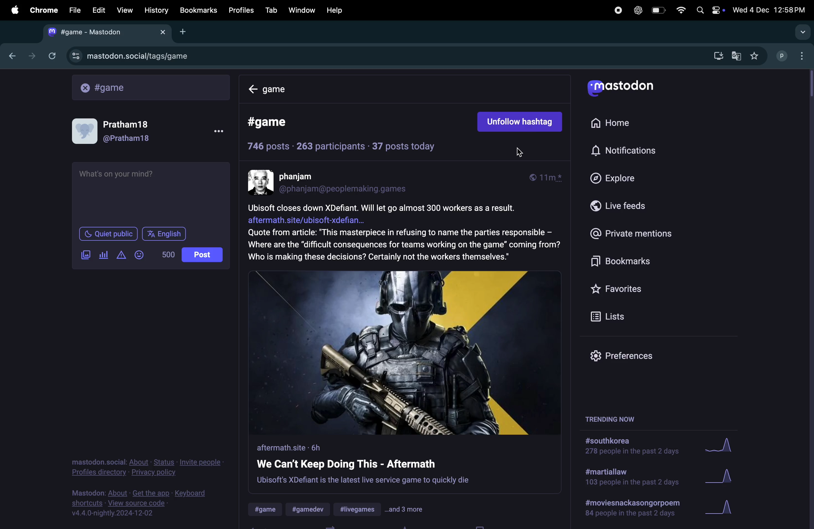  Describe the element at coordinates (638, 10) in the screenshot. I see `chatgpt` at that location.